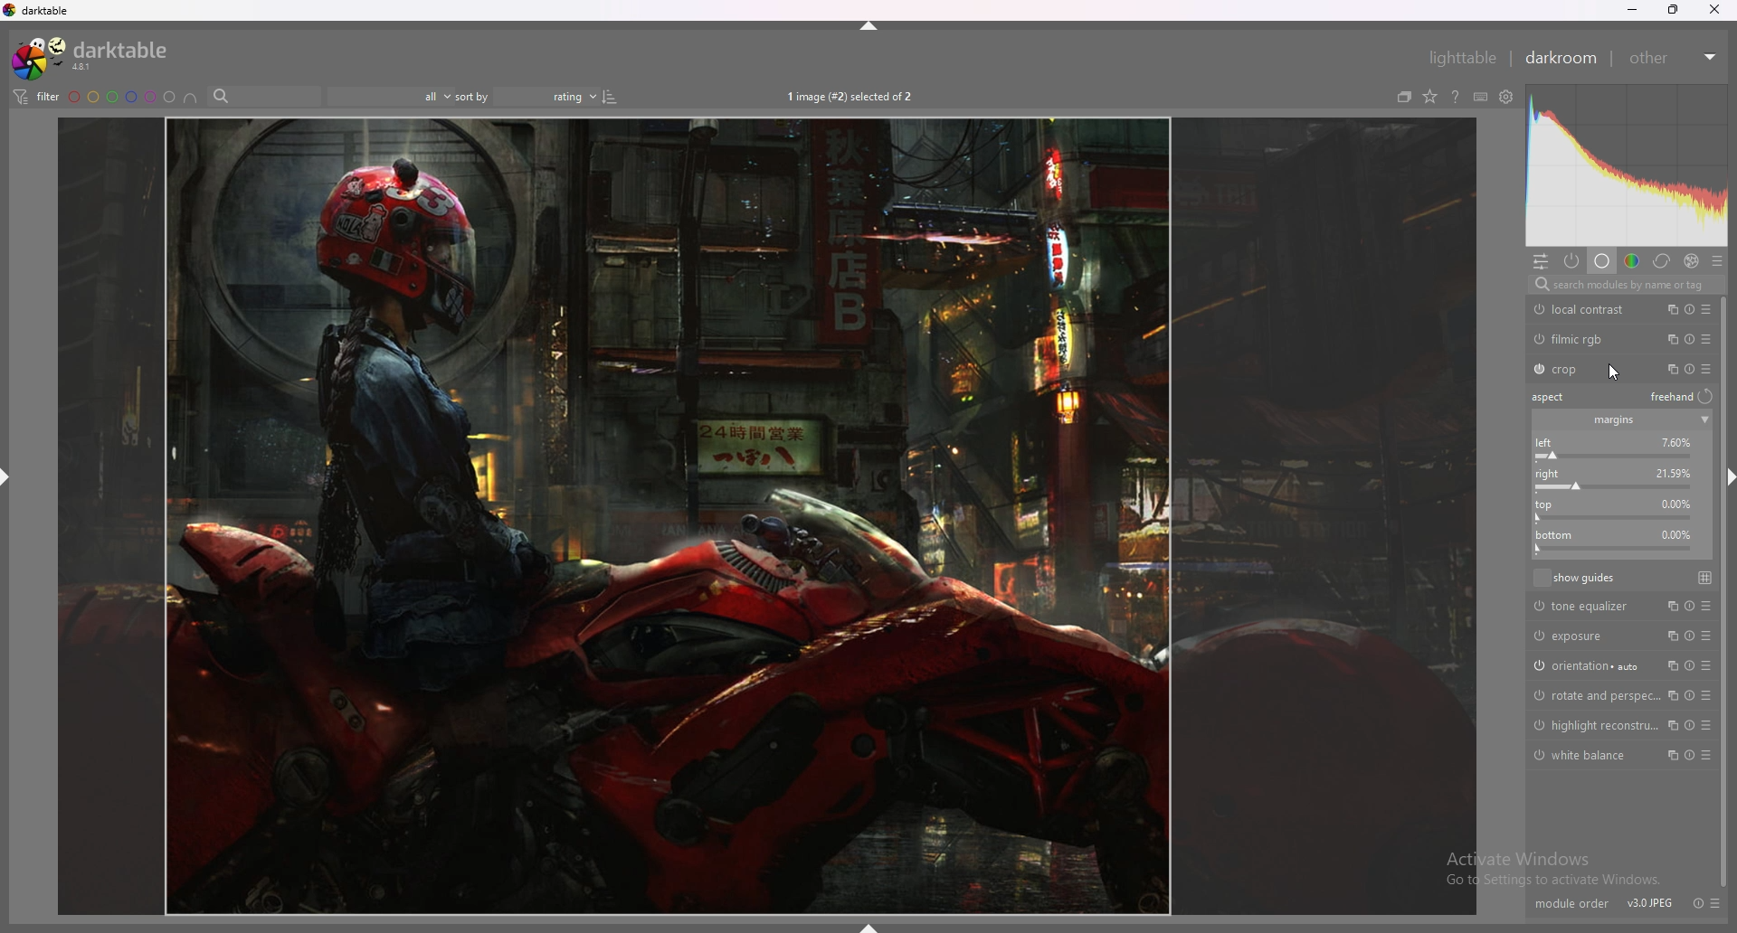 This screenshot has height=933, width=1737. I want to click on hide, so click(6, 478).